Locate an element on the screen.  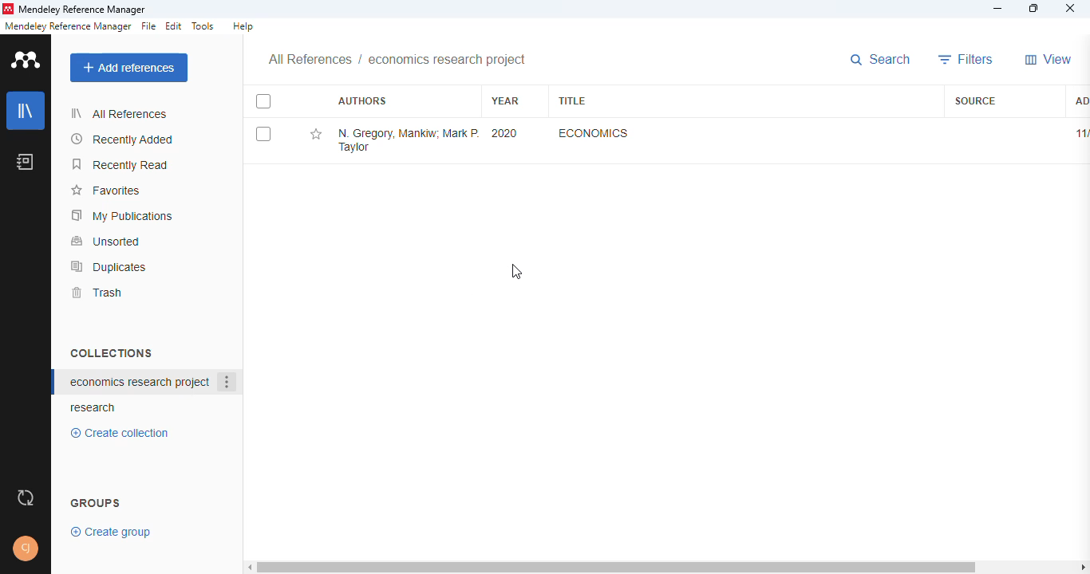
economics research project is located at coordinates (139, 382).